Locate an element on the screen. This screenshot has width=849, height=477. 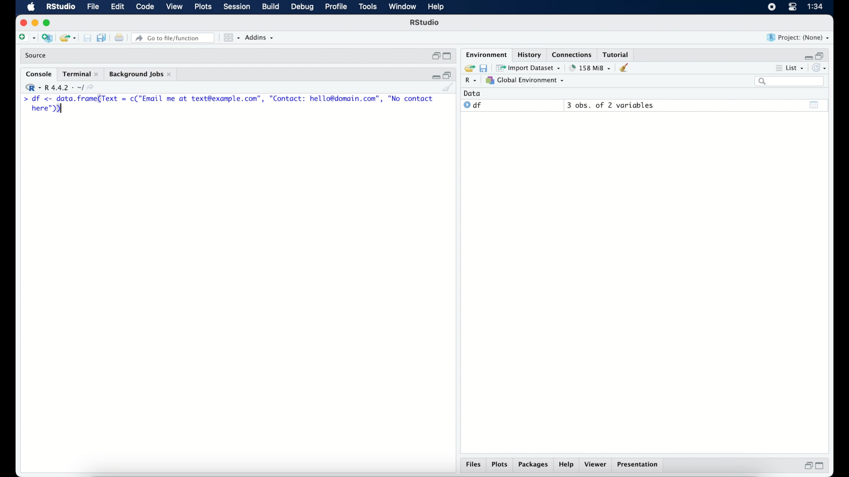
History is located at coordinates (528, 54).